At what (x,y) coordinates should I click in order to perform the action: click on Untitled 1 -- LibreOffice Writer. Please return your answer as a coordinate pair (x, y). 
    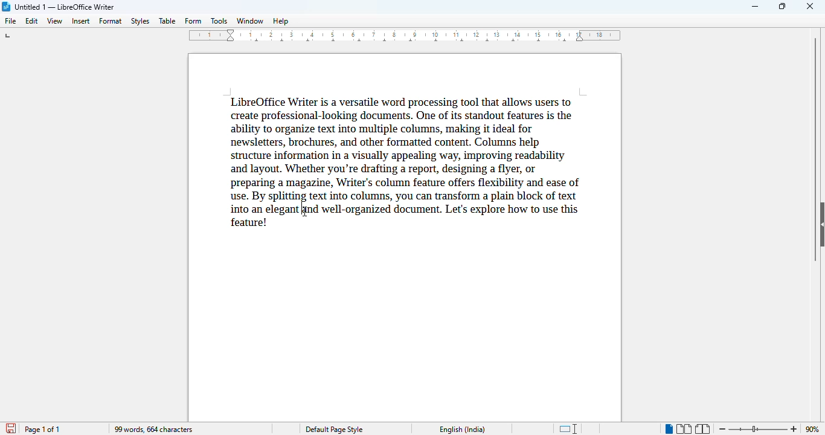
    Looking at the image, I should click on (66, 6).